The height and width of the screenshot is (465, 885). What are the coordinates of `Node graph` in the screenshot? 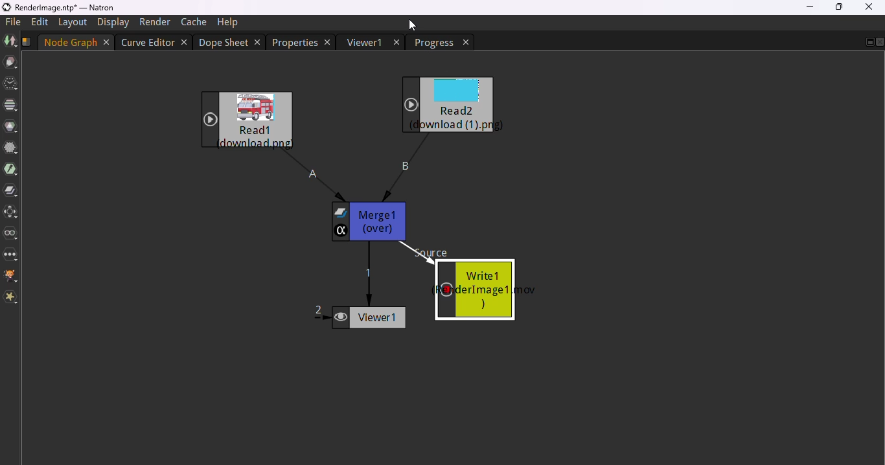 It's located at (67, 42).